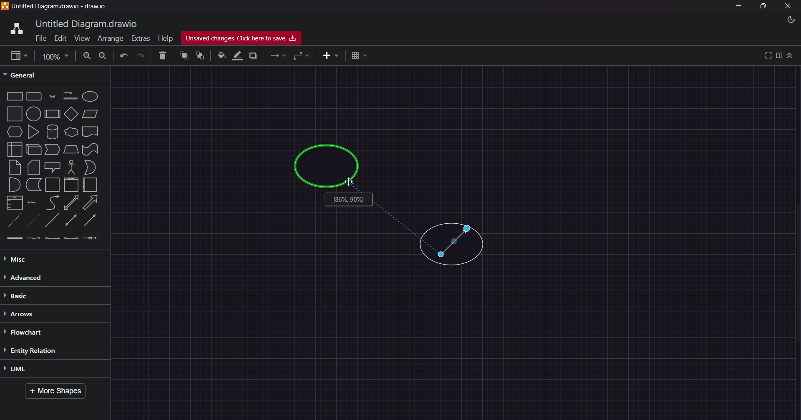 The width and height of the screenshot is (801, 420). I want to click on Maximize, so click(763, 7).